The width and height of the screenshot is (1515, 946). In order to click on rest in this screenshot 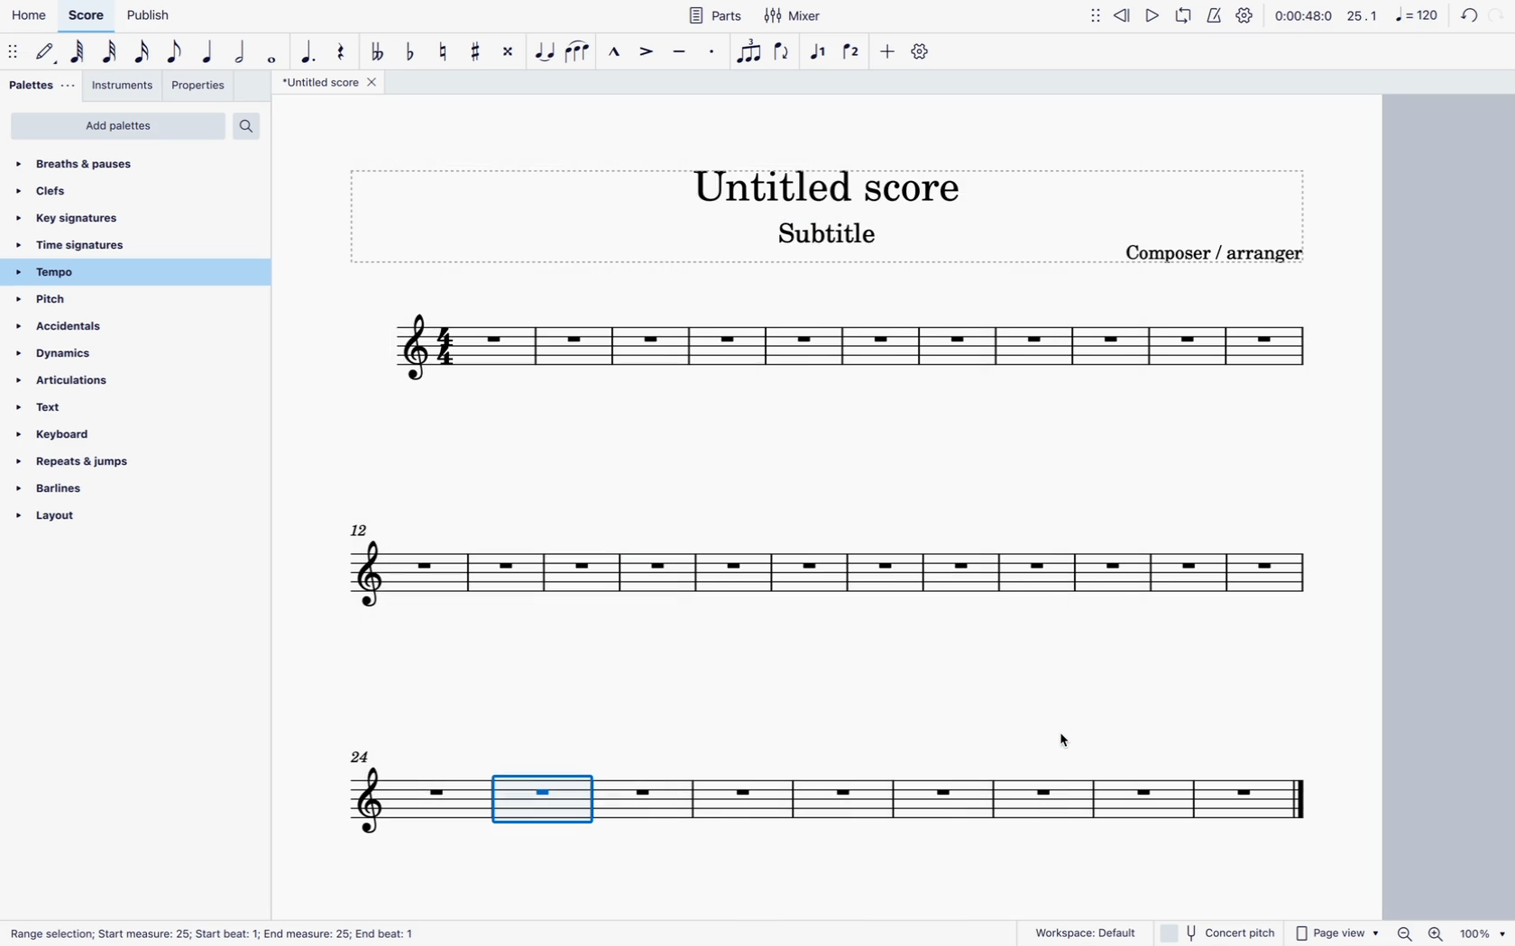, I will do `click(343, 50)`.